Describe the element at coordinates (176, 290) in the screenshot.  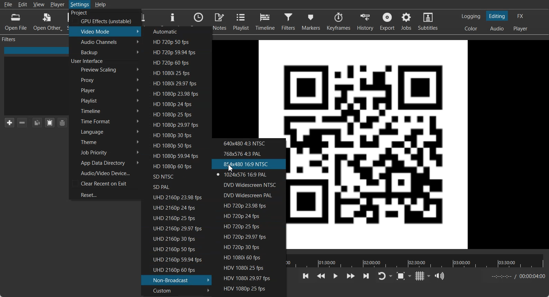
I see `Custom` at that location.